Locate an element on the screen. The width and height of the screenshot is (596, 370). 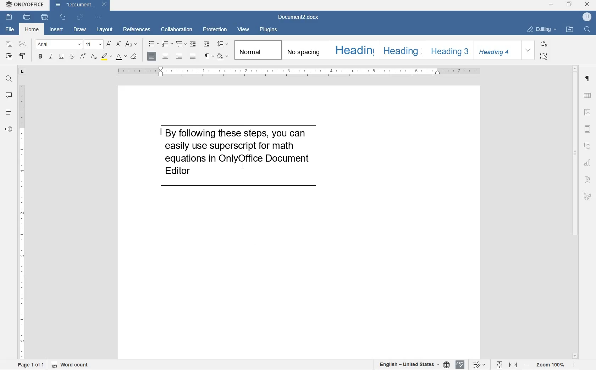
collaboration is located at coordinates (178, 29).